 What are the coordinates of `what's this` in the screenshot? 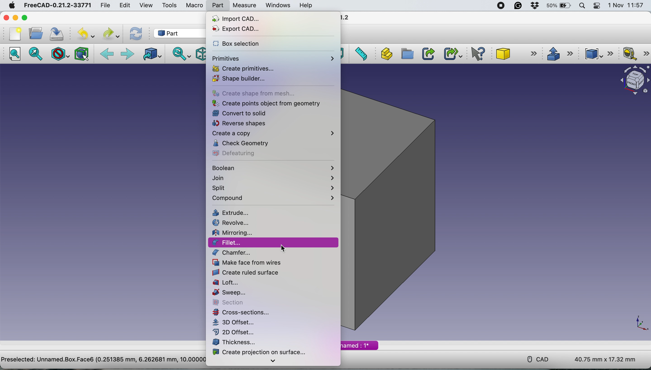 It's located at (478, 53).